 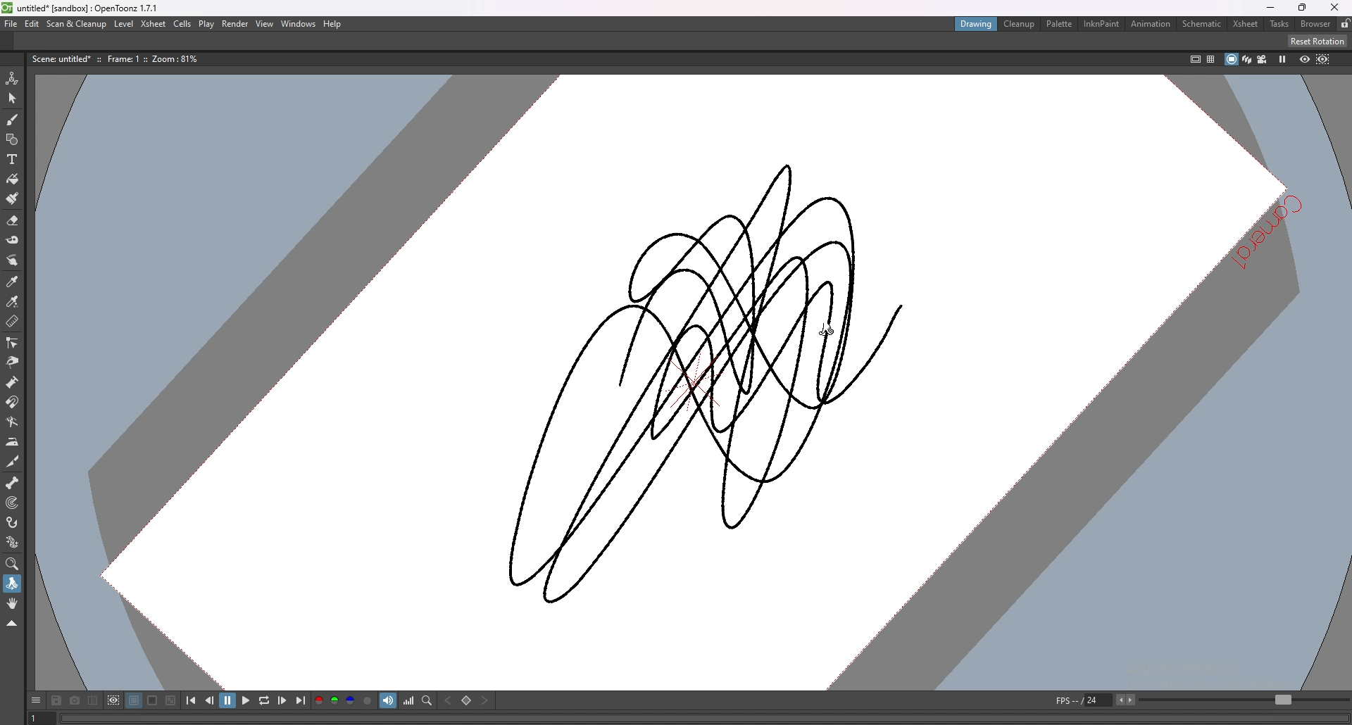 I want to click on ruler, so click(x=12, y=322).